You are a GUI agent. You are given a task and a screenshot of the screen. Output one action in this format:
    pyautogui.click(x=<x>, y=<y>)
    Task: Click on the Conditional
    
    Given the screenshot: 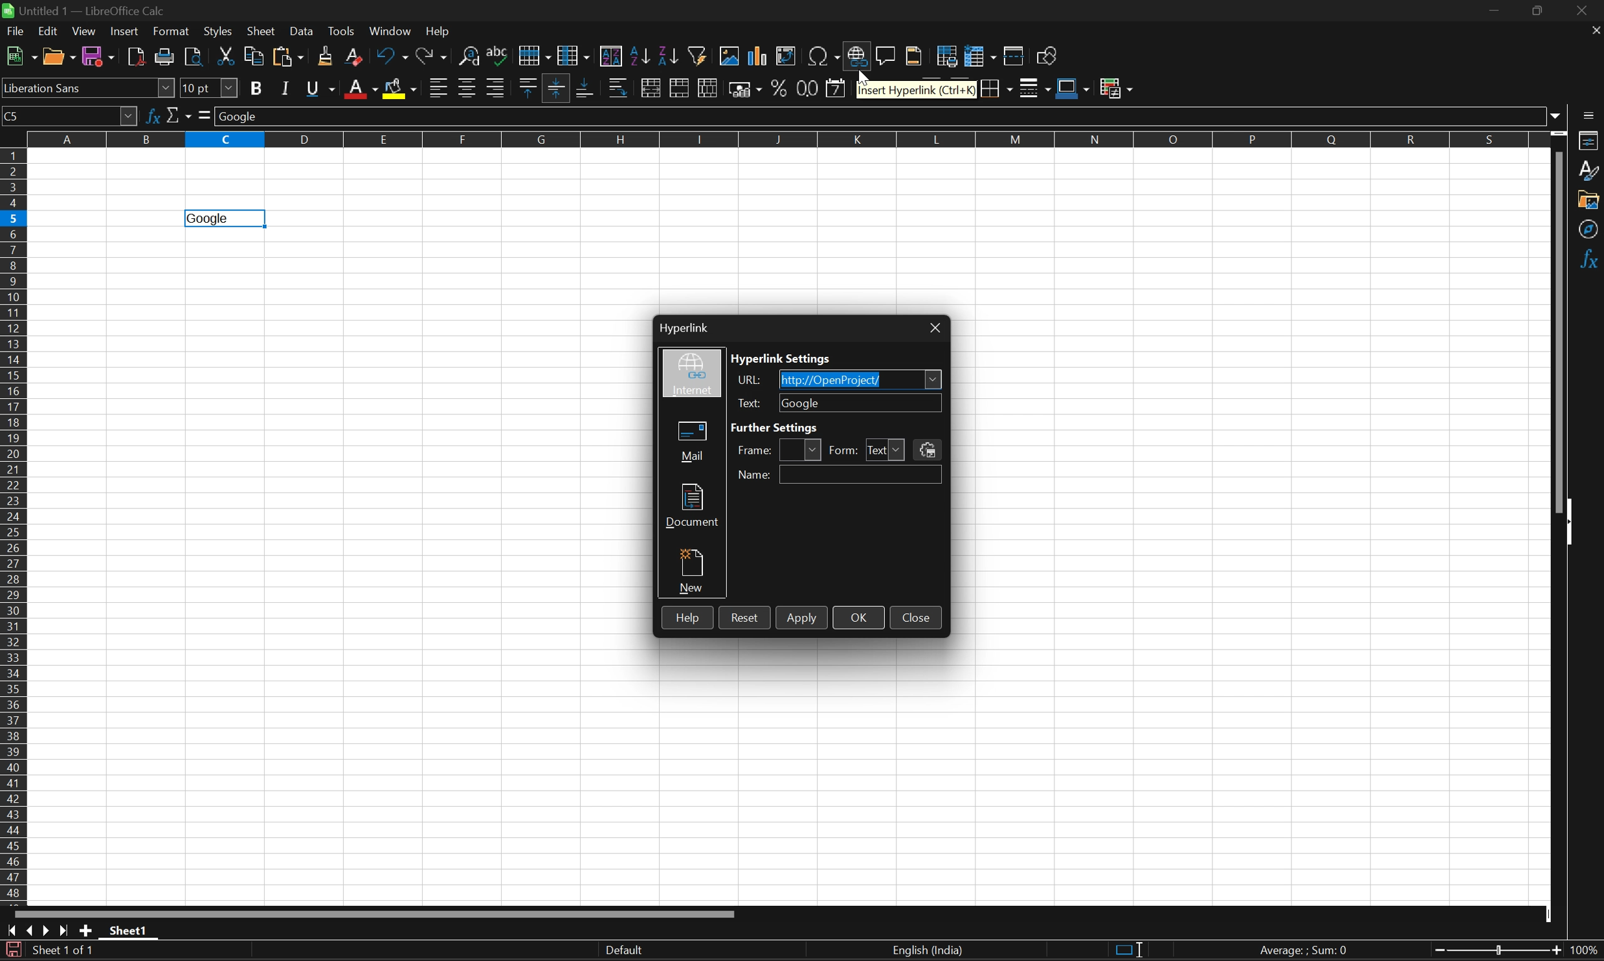 What is the action you would take?
    pyautogui.click(x=1117, y=87)
    